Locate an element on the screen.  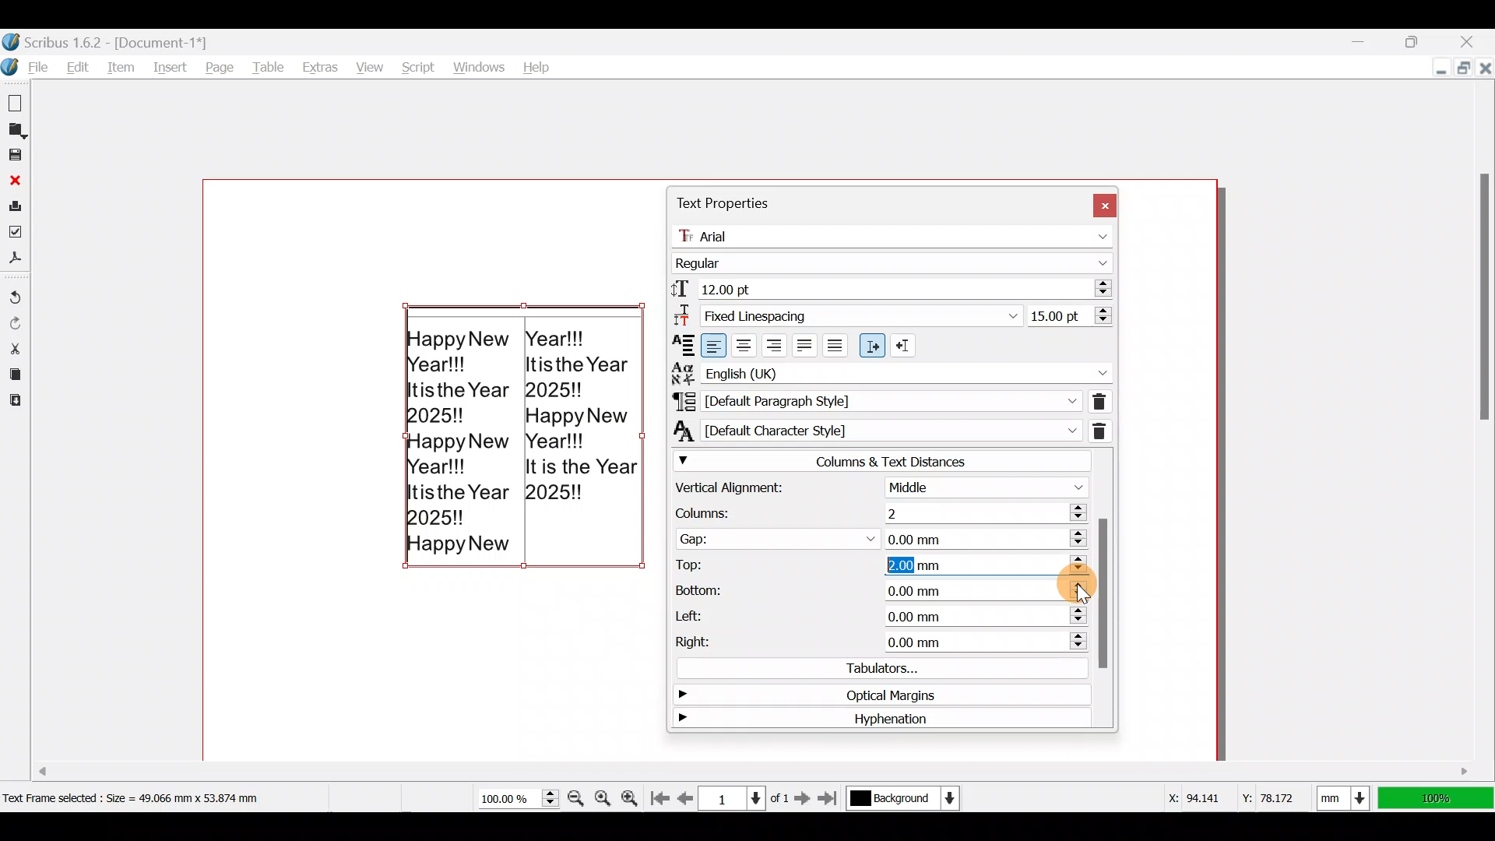
Script is located at coordinates (416, 63).